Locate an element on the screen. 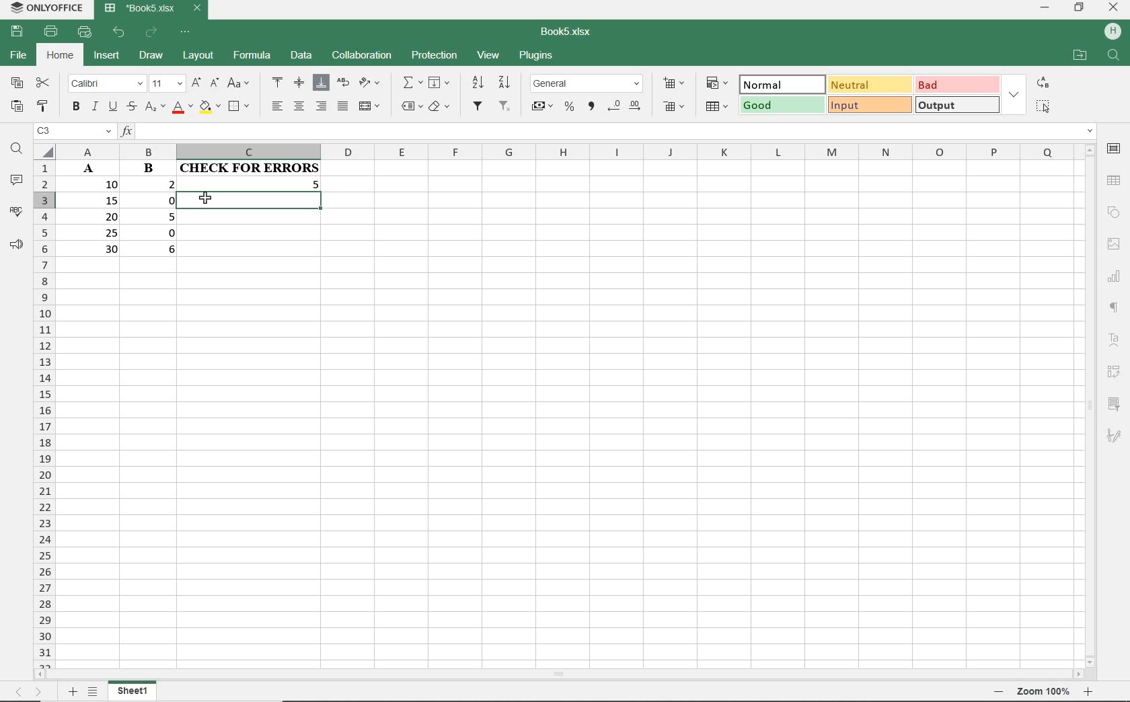 This screenshot has width=1130, height=702. CUSTOMIZE QUICK ACCESS TOOLBAR is located at coordinates (184, 32).